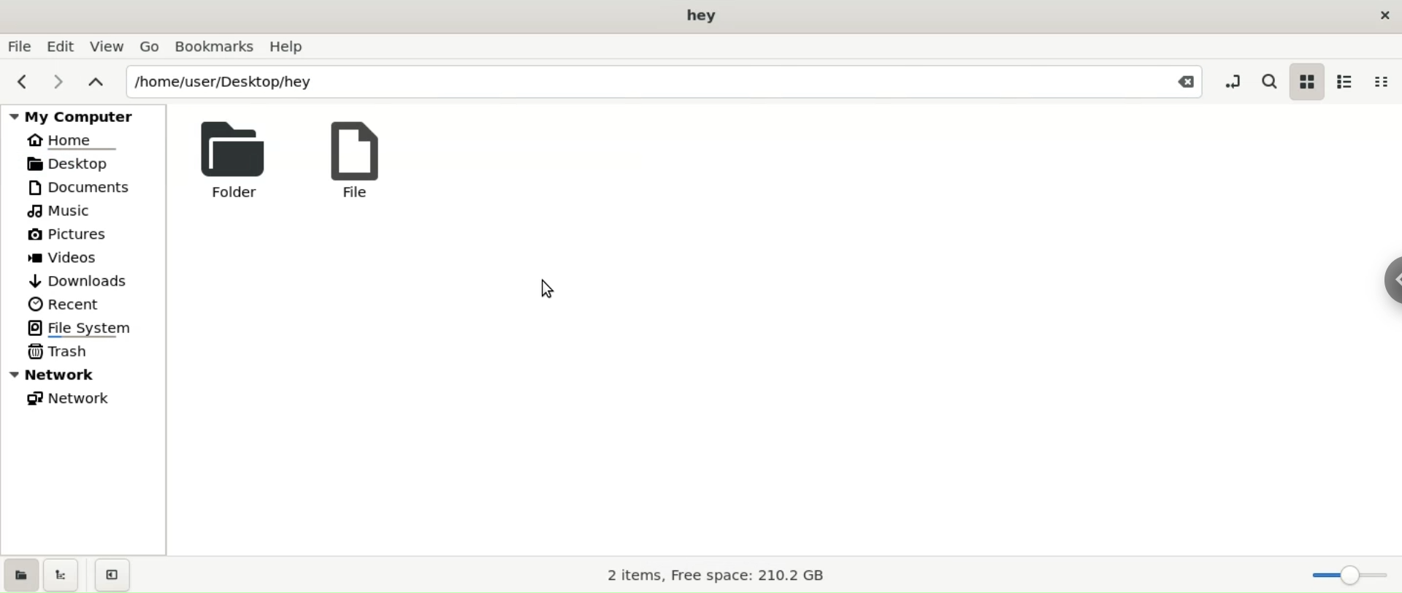 Image resolution: width=1402 pixels, height=593 pixels. Describe the element at coordinates (59, 46) in the screenshot. I see `edit` at that location.